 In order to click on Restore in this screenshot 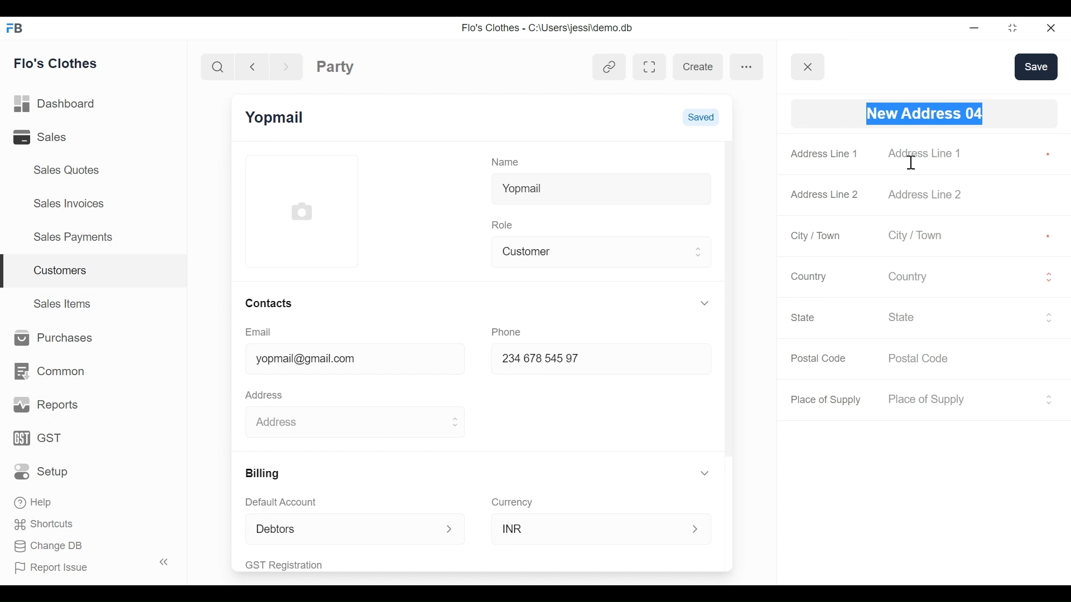, I will do `click(1009, 28)`.